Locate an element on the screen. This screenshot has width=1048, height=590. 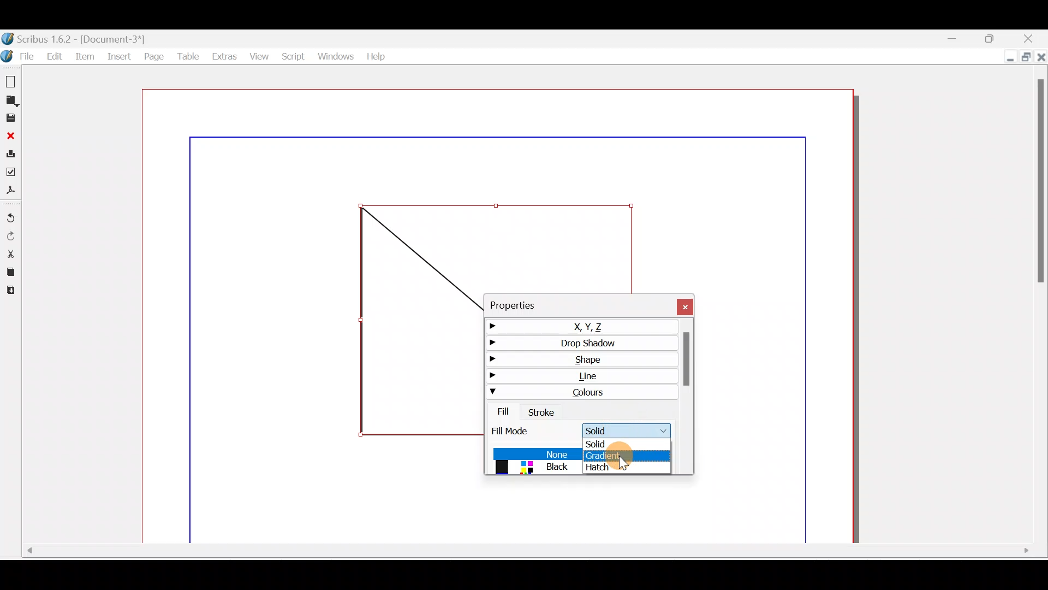
Colours is located at coordinates (581, 391).